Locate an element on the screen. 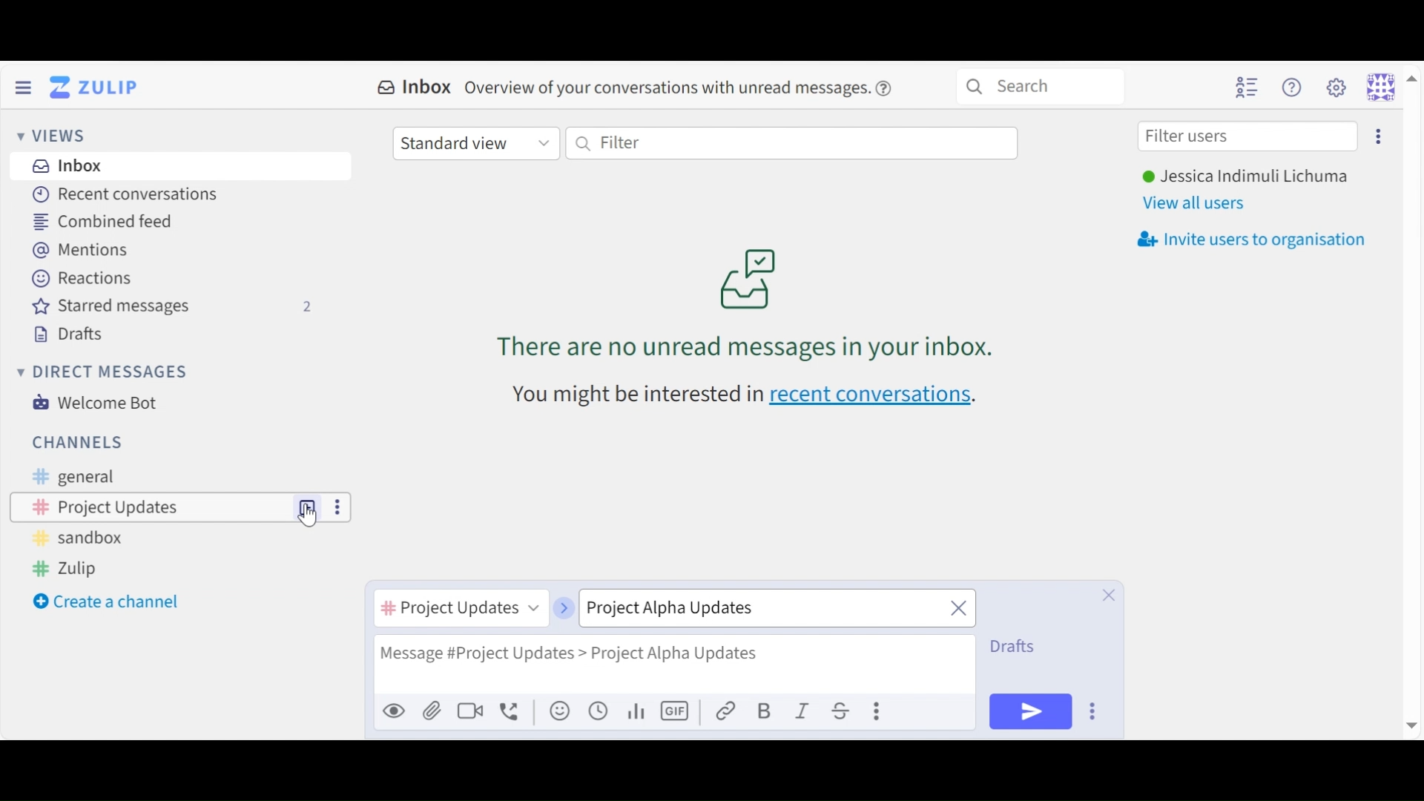 The width and height of the screenshot is (1424, 801). no unread messages is located at coordinates (749, 302).